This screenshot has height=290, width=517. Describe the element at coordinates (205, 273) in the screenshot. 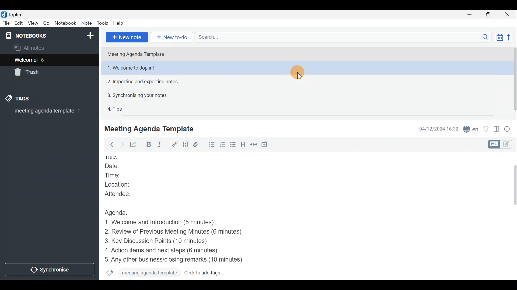

I see `Click to add tags` at that location.